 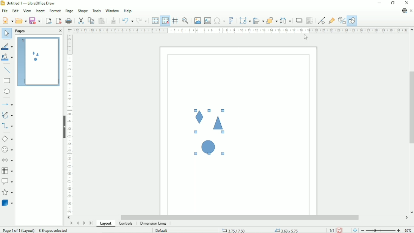 What do you see at coordinates (70, 124) in the screenshot?
I see `Vertical scale` at bounding box center [70, 124].